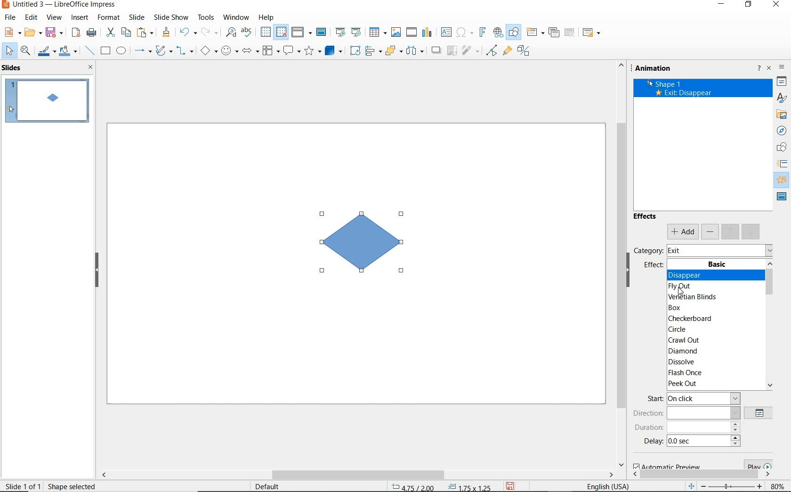 The image size is (791, 492). Describe the element at coordinates (610, 485) in the screenshot. I see `text language` at that location.